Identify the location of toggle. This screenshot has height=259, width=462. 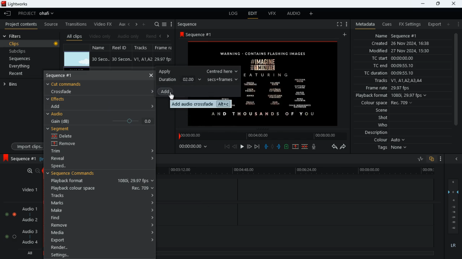
(15, 236).